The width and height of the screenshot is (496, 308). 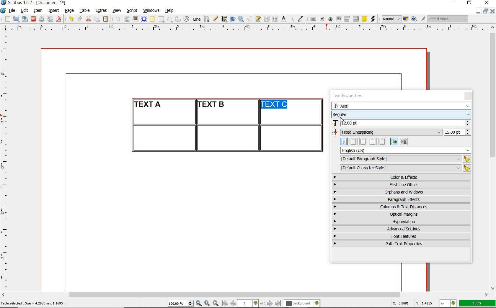 I want to click on system logo, so click(x=4, y=11).